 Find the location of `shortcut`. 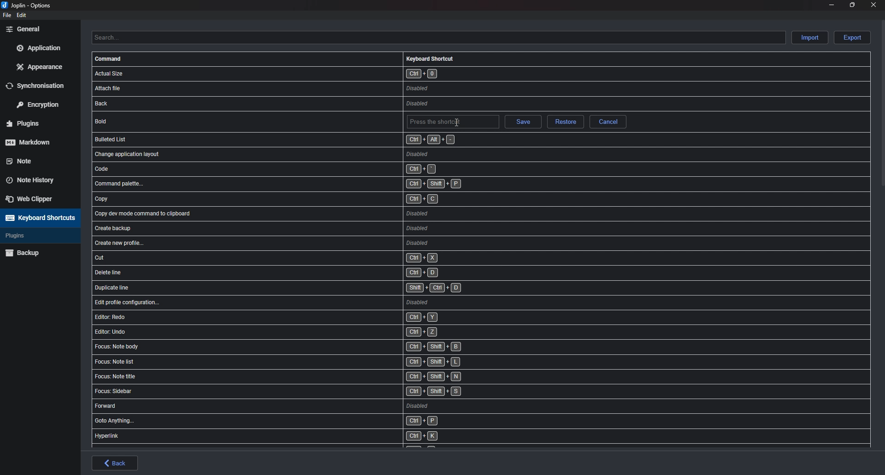

shortcut is located at coordinates (312, 73).